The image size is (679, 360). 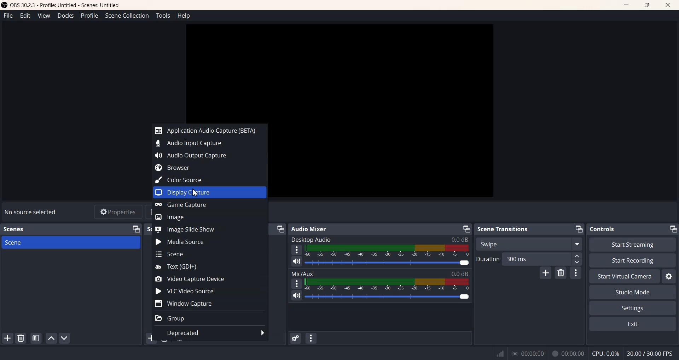 What do you see at coordinates (209, 229) in the screenshot?
I see `Image Slide Show` at bounding box center [209, 229].